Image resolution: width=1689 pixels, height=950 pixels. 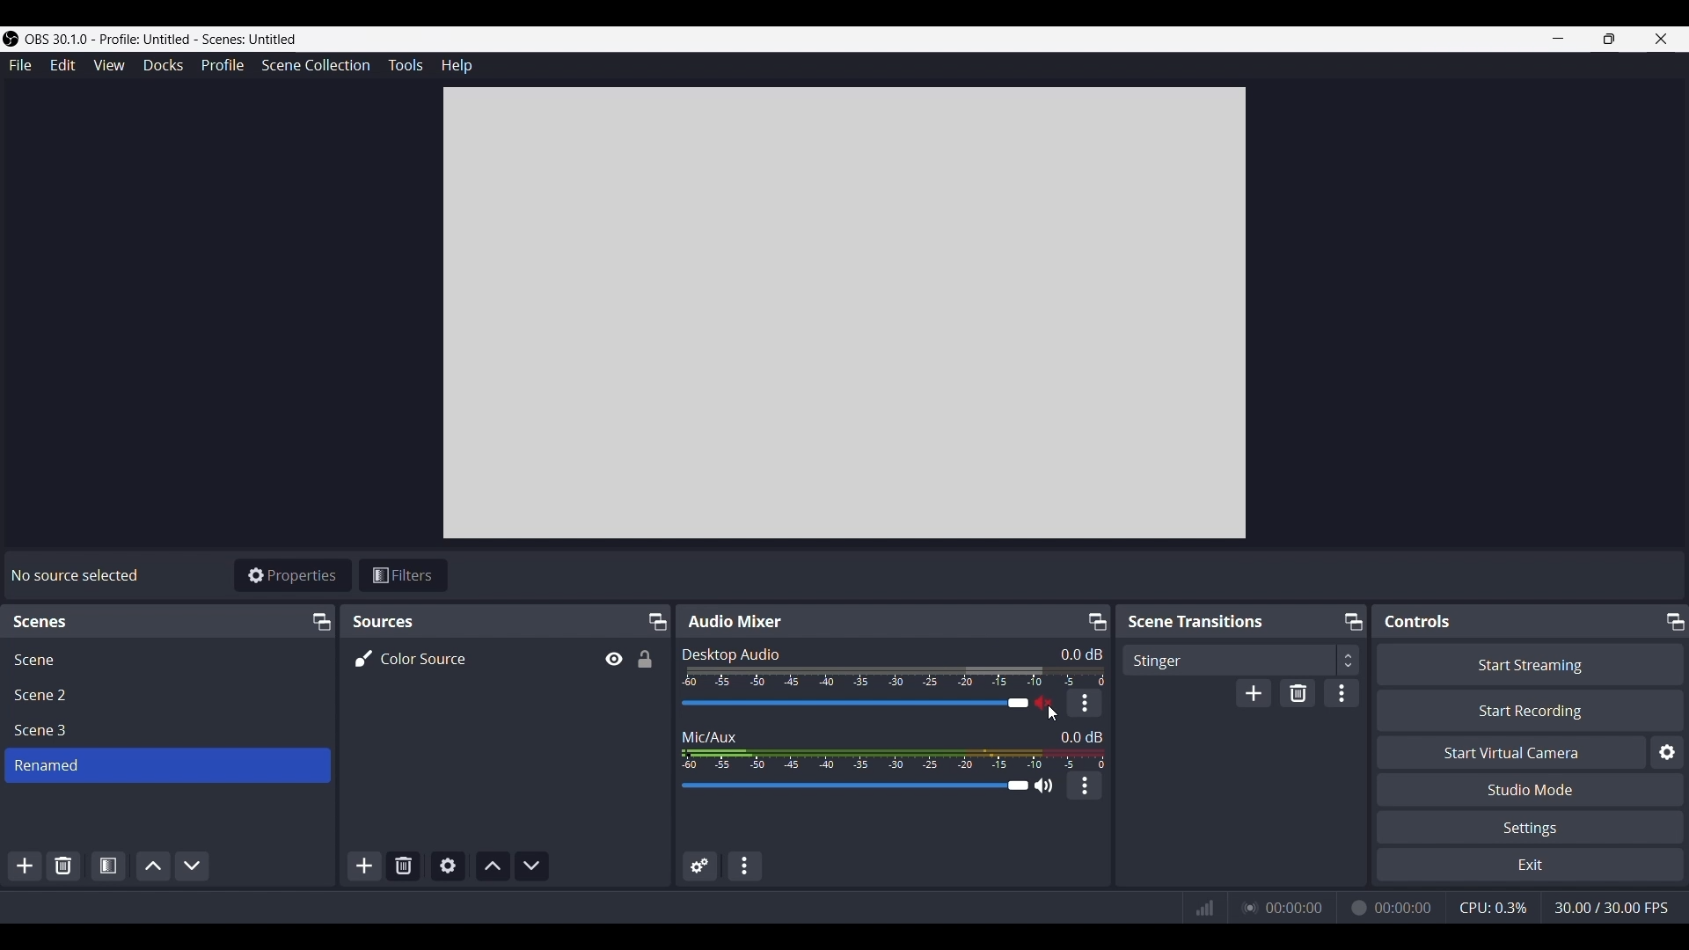 I want to click on restore down, so click(x=1609, y=39).